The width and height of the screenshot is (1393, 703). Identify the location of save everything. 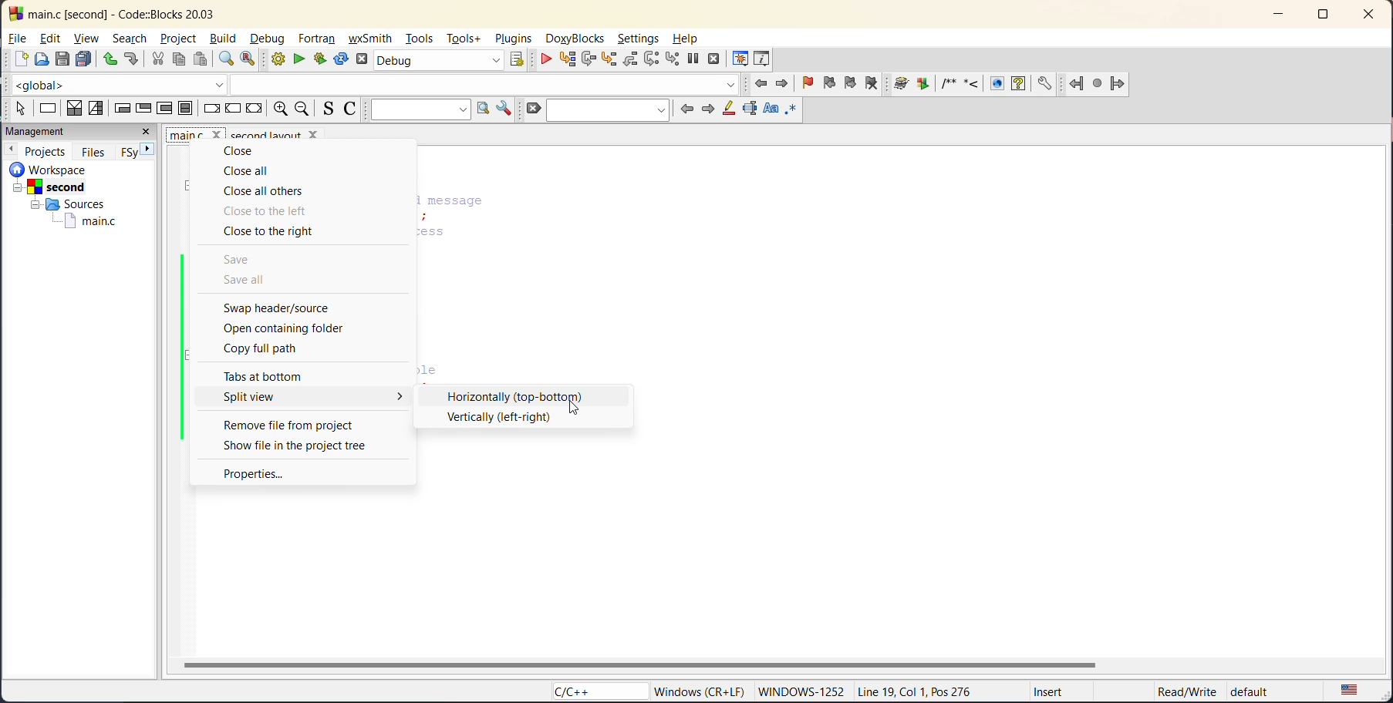
(85, 60).